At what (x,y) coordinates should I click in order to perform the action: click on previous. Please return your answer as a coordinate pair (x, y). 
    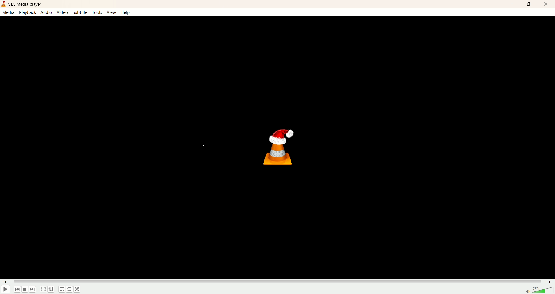
    Looking at the image, I should click on (18, 289).